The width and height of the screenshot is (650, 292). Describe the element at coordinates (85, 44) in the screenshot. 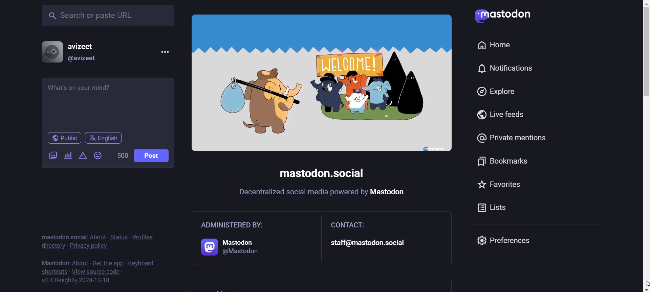

I see `username` at that location.